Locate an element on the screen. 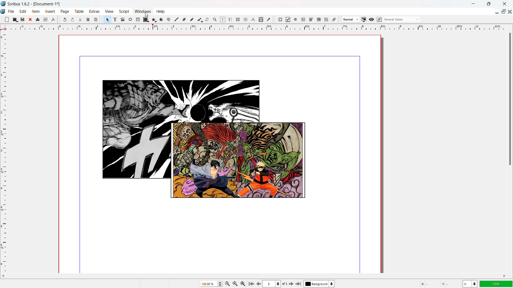  toggle color management system is located at coordinates (364, 19).